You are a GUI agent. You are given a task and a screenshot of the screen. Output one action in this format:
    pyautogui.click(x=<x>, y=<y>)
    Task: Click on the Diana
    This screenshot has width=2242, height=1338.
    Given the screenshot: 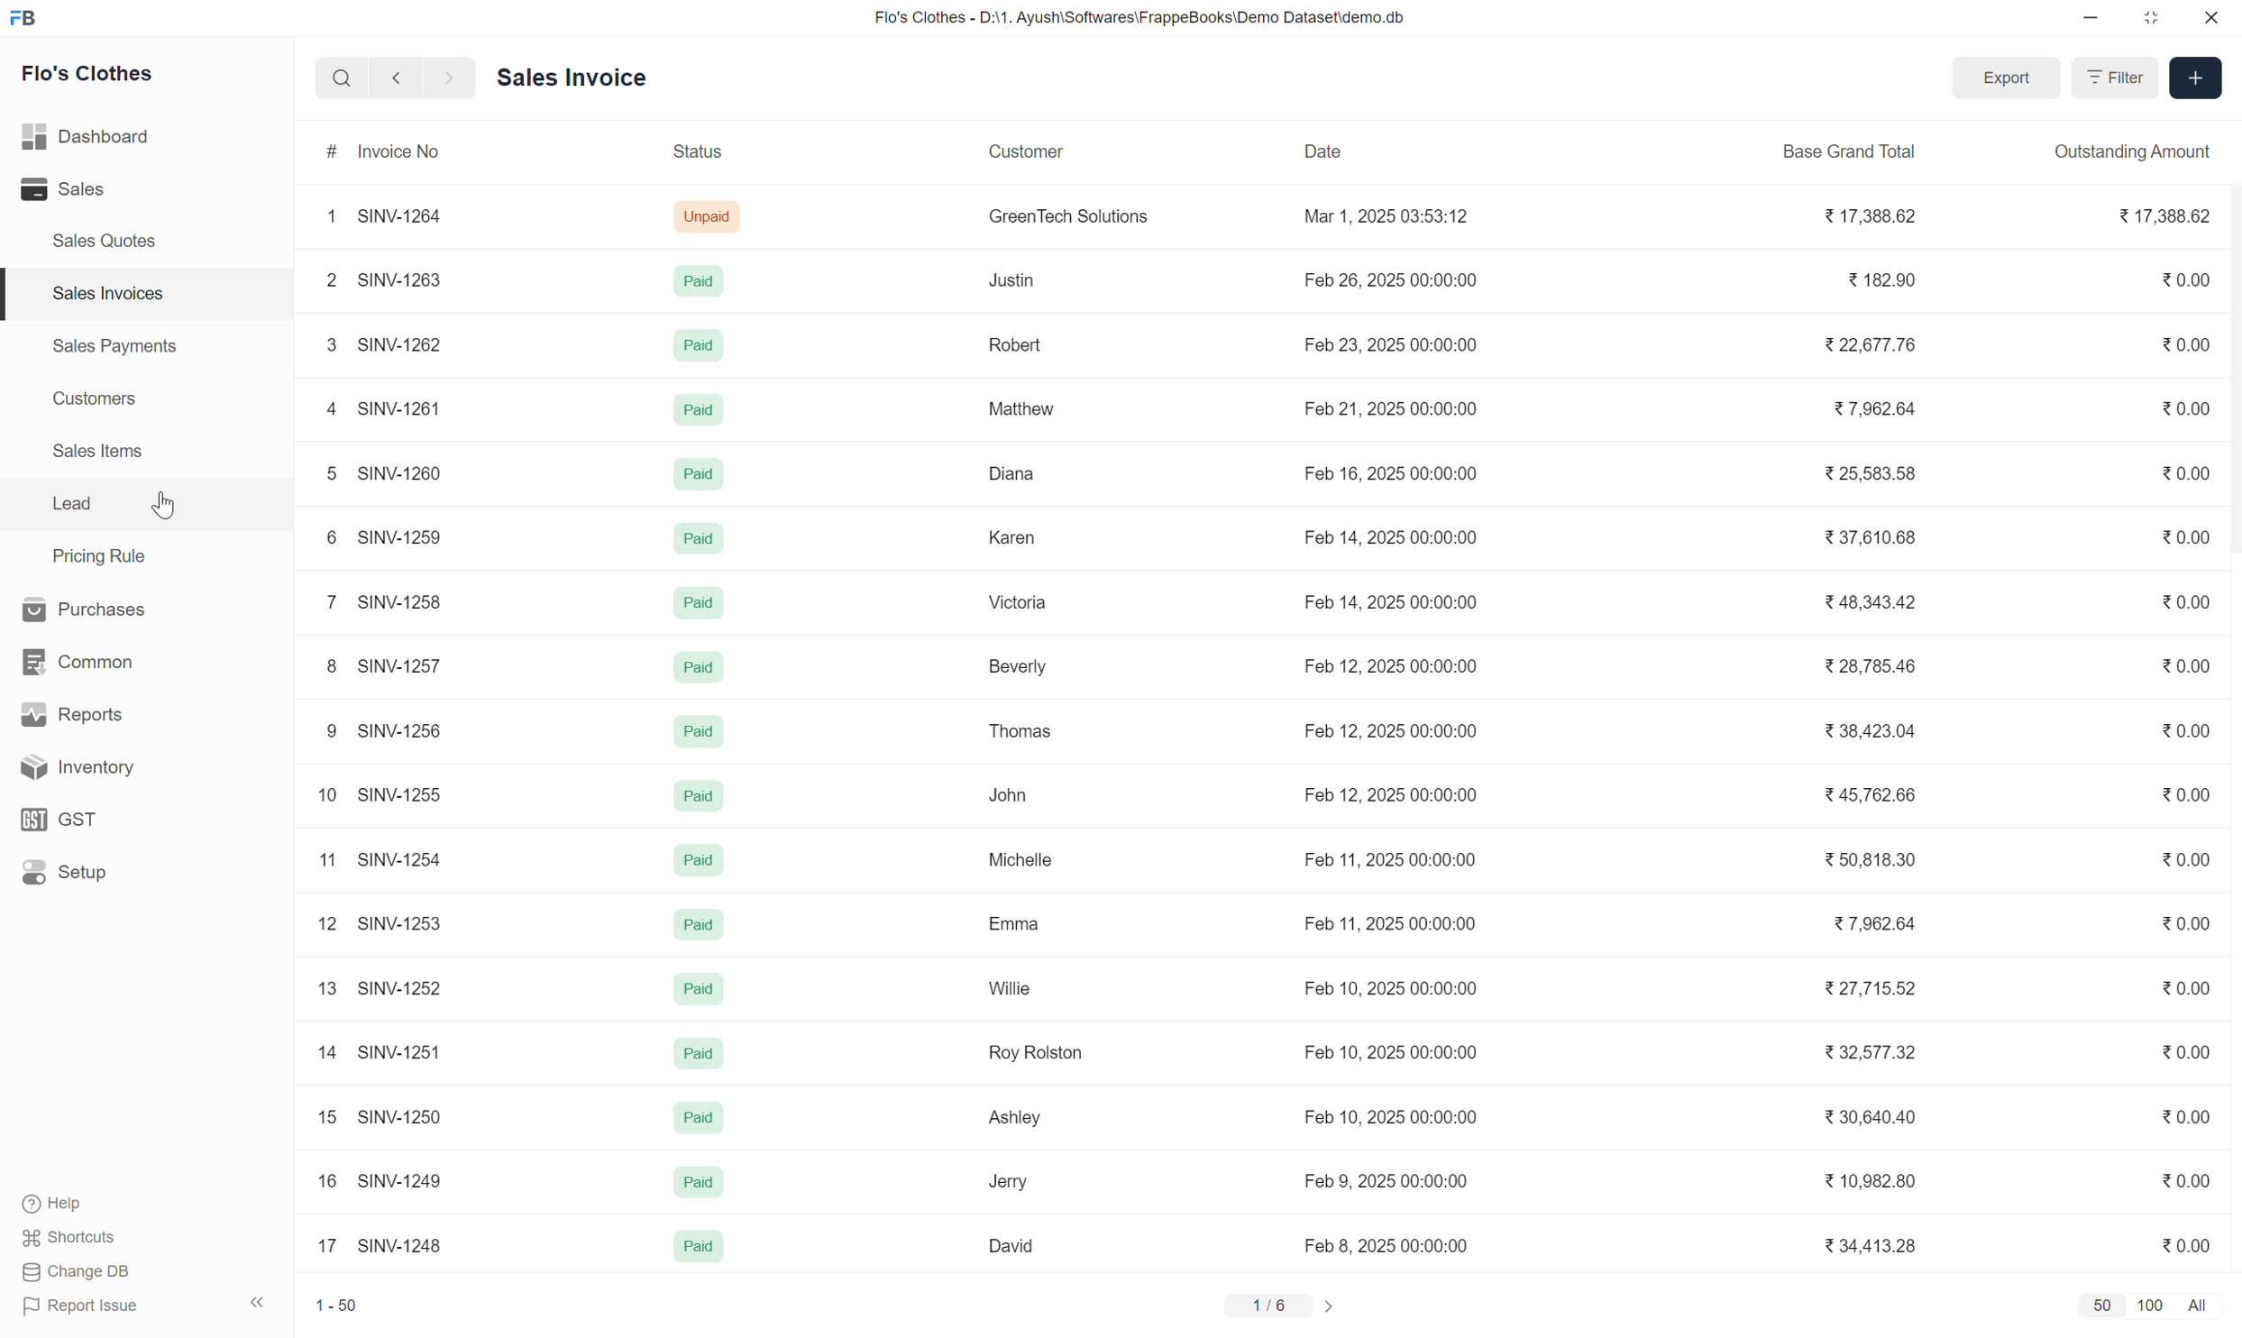 What is the action you would take?
    pyautogui.click(x=1008, y=476)
    